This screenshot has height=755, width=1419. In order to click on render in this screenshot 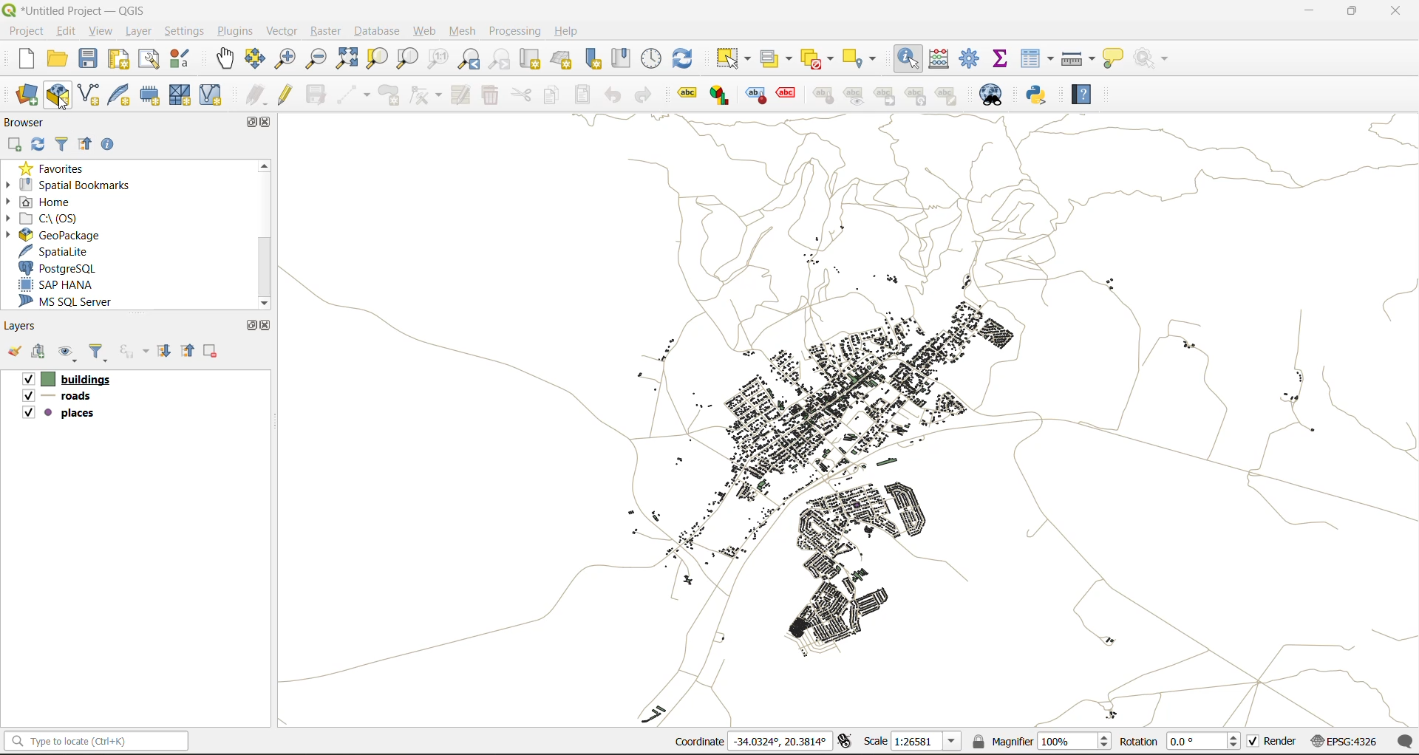, I will do `click(1273, 744)`.